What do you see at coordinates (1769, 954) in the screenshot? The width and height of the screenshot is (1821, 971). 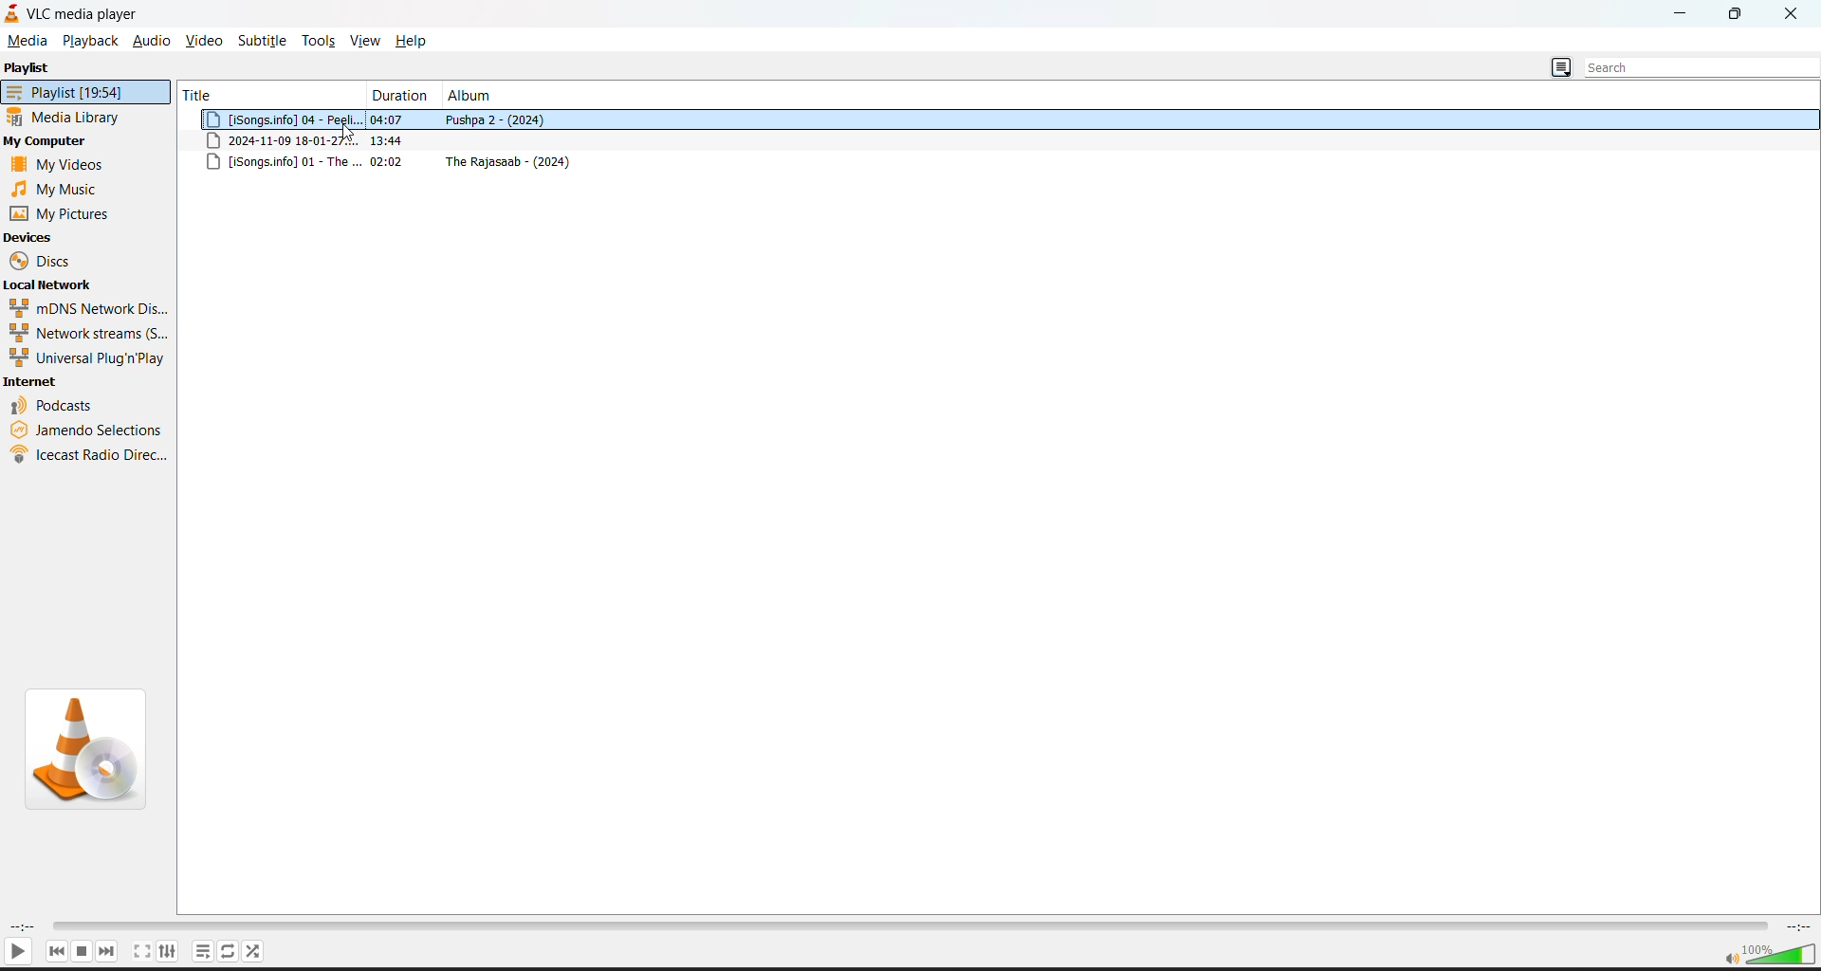 I see `volume` at bounding box center [1769, 954].